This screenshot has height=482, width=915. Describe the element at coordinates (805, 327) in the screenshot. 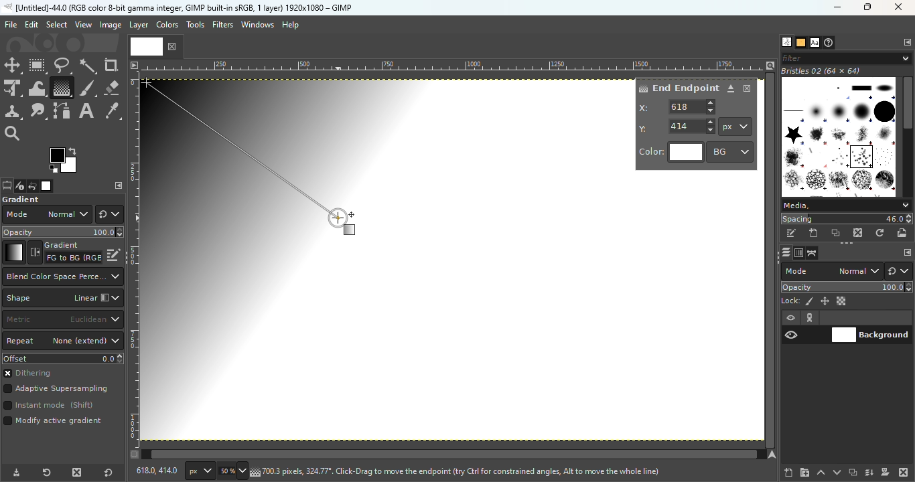

I see `View/Hide` at that location.